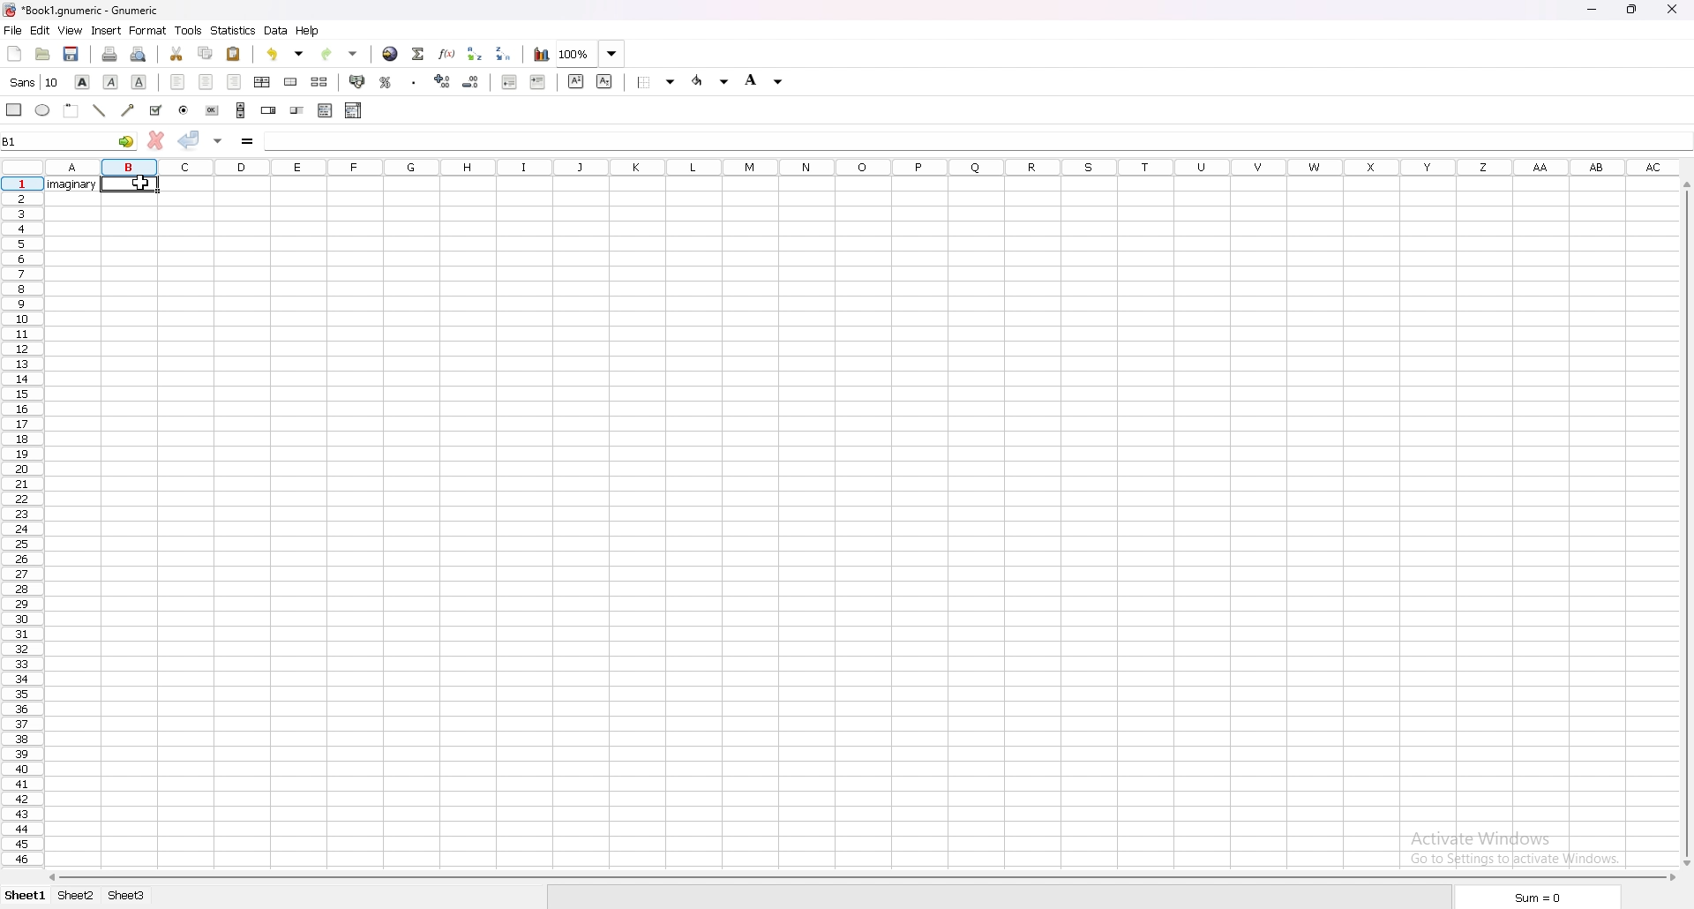 This screenshot has height=909, width=1694. I want to click on left align, so click(177, 81).